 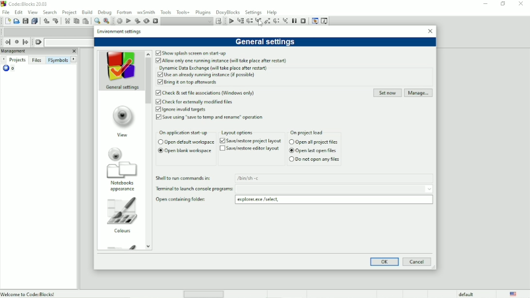 I want to click on On project load, so click(x=310, y=132).